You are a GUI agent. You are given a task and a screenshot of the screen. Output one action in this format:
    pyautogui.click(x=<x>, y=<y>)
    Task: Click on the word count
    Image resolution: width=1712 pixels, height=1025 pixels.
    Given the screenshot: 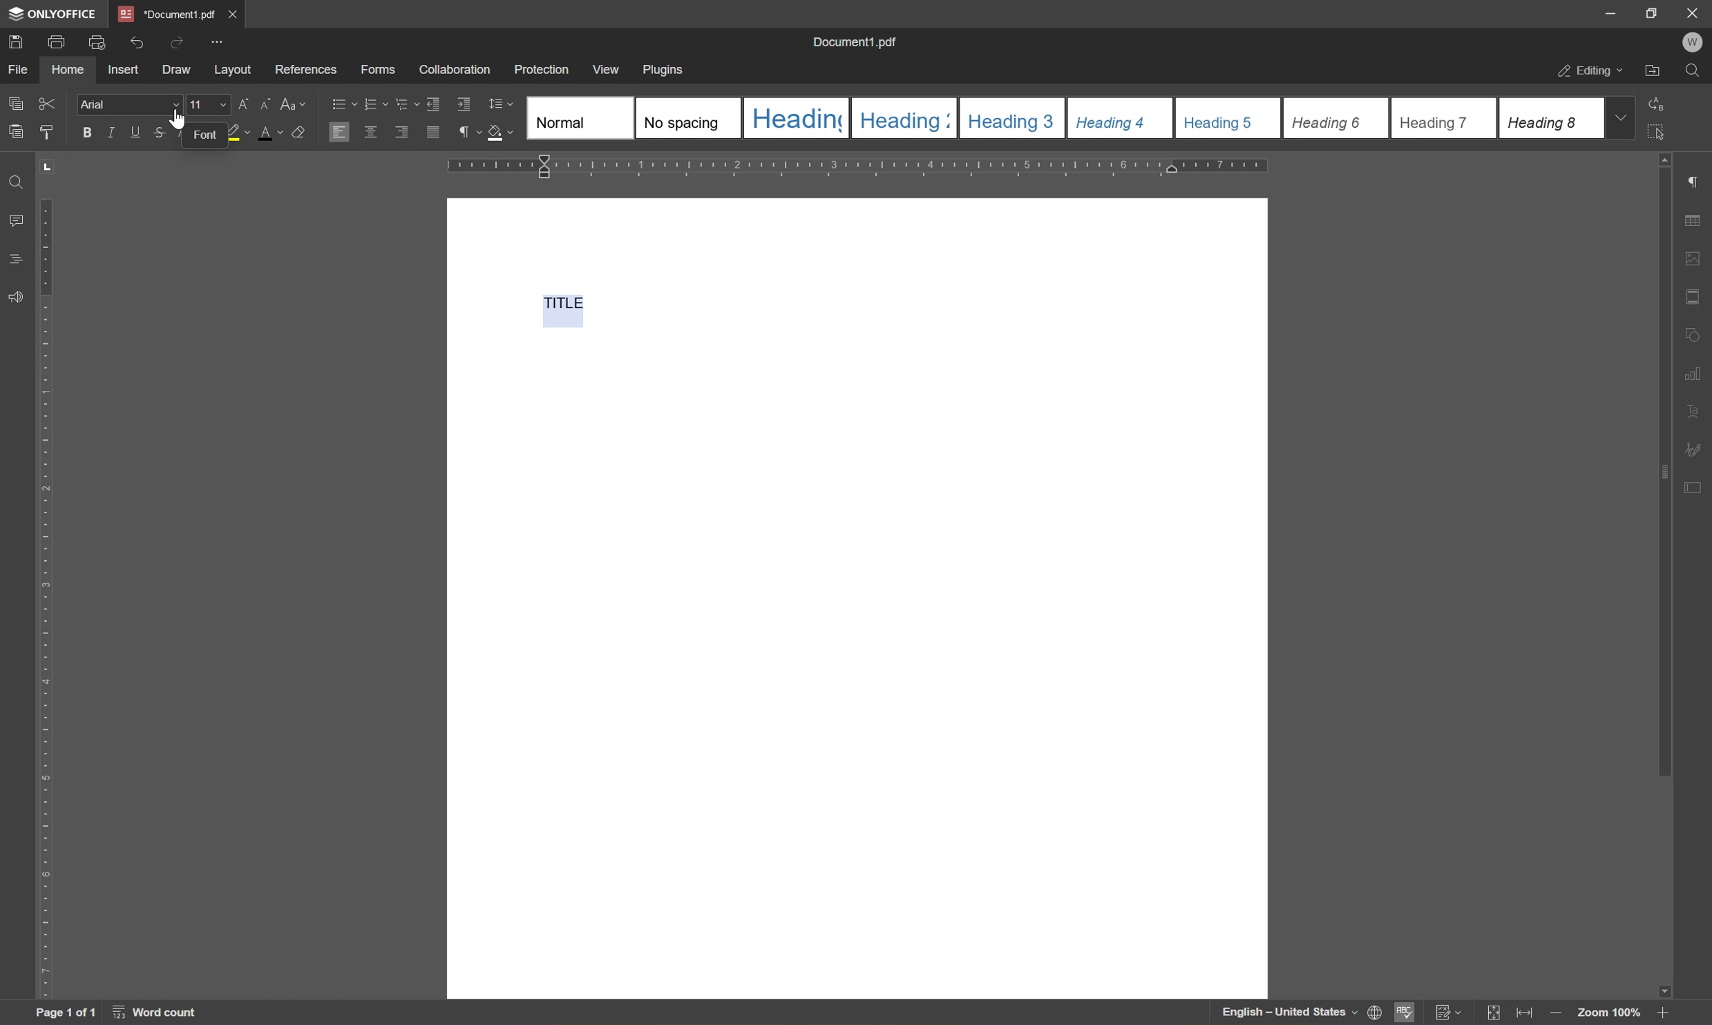 What is the action you would take?
    pyautogui.click(x=158, y=1014)
    